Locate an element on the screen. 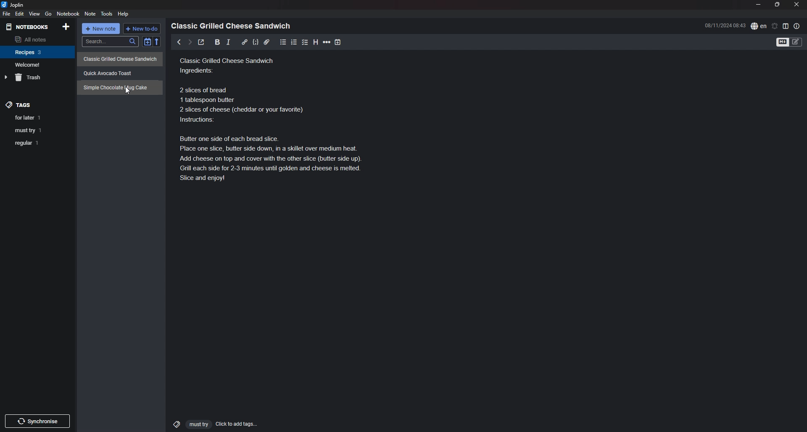 This screenshot has width=807, height=432. go is located at coordinates (49, 13).